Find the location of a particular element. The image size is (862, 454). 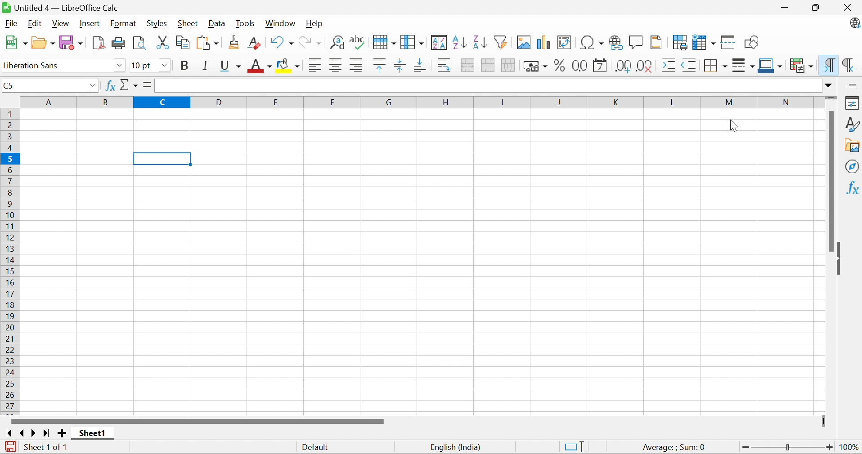

Define print area is located at coordinates (681, 44).